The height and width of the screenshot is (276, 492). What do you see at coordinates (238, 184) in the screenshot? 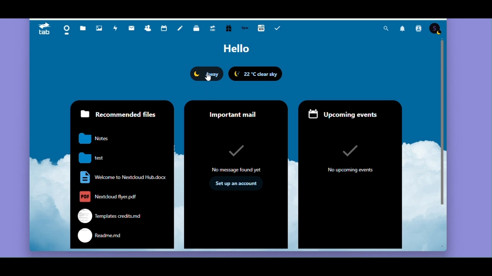
I see `set up an account` at bounding box center [238, 184].